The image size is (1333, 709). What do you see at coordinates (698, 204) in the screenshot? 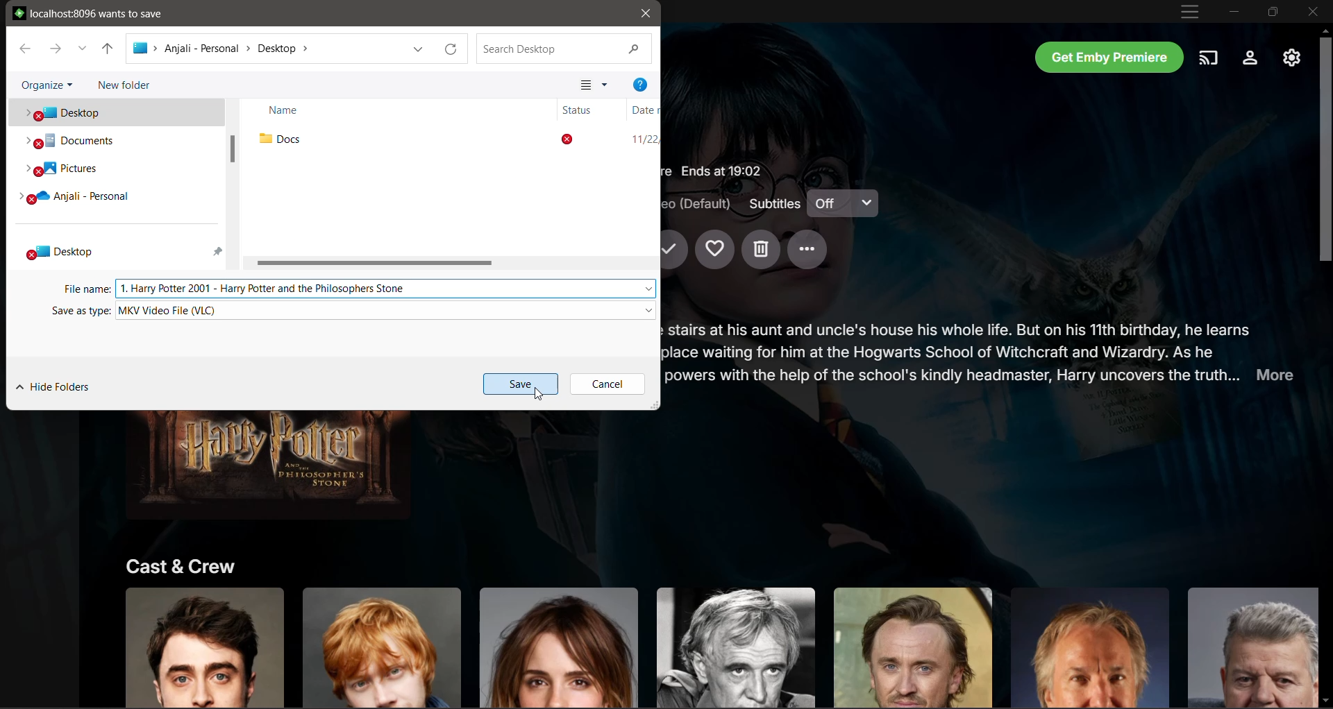
I see `Audio ` at bounding box center [698, 204].